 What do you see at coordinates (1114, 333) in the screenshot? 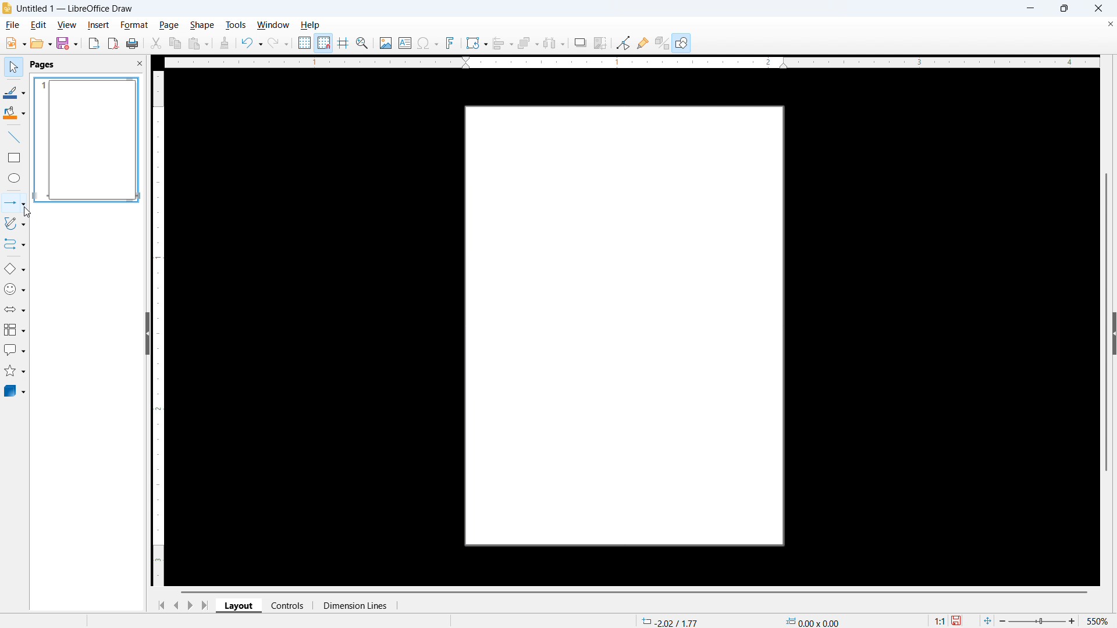
I see `Expand panel ` at bounding box center [1114, 333].